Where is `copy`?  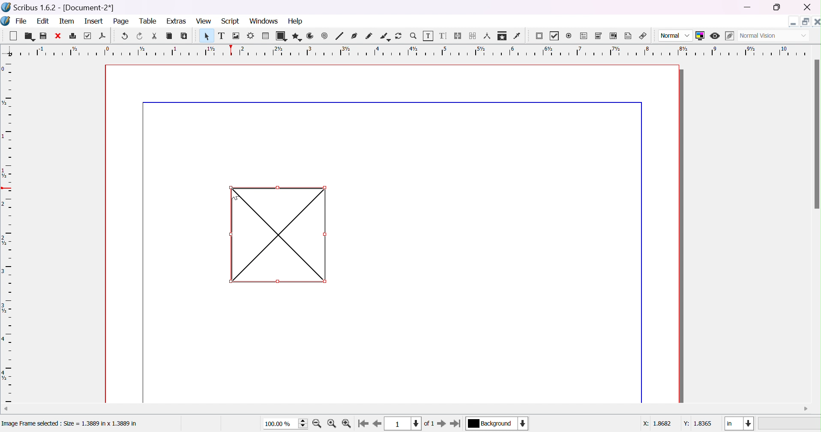
copy is located at coordinates (169, 36).